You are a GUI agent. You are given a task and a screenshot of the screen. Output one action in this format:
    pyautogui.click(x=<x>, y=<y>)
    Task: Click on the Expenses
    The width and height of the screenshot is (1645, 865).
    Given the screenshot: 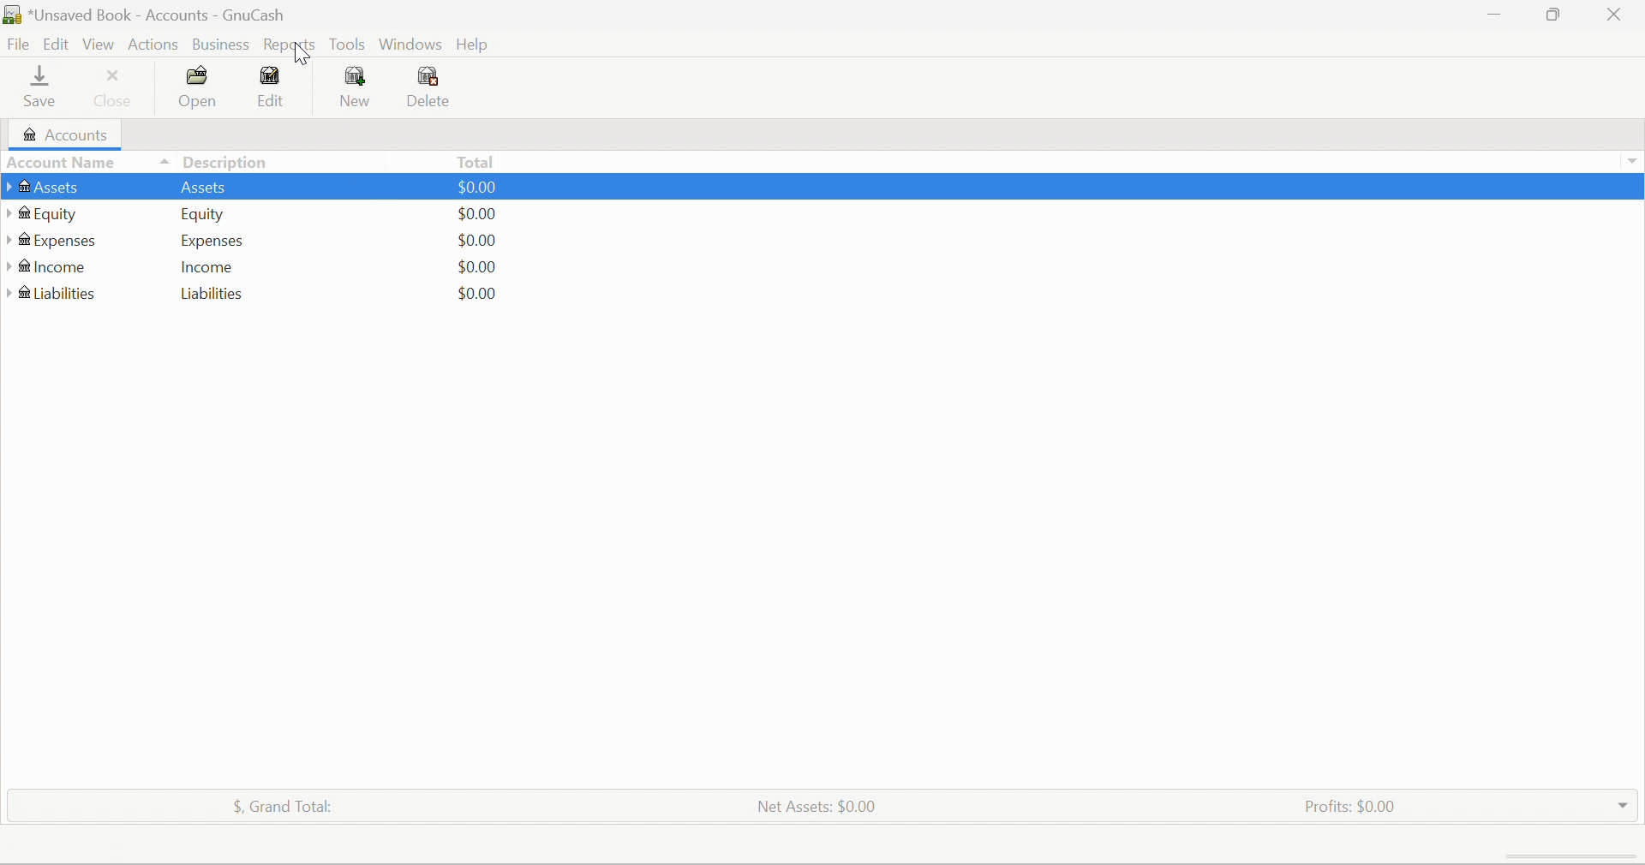 What is the action you would take?
    pyautogui.click(x=55, y=242)
    